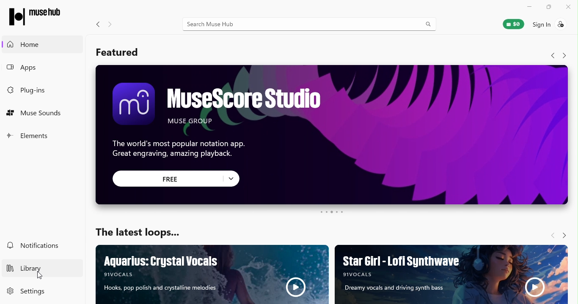 Image resolution: width=578 pixels, height=304 pixels. What do you see at coordinates (332, 114) in the screenshot?
I see `Ad` at bounding box center [332, 114].